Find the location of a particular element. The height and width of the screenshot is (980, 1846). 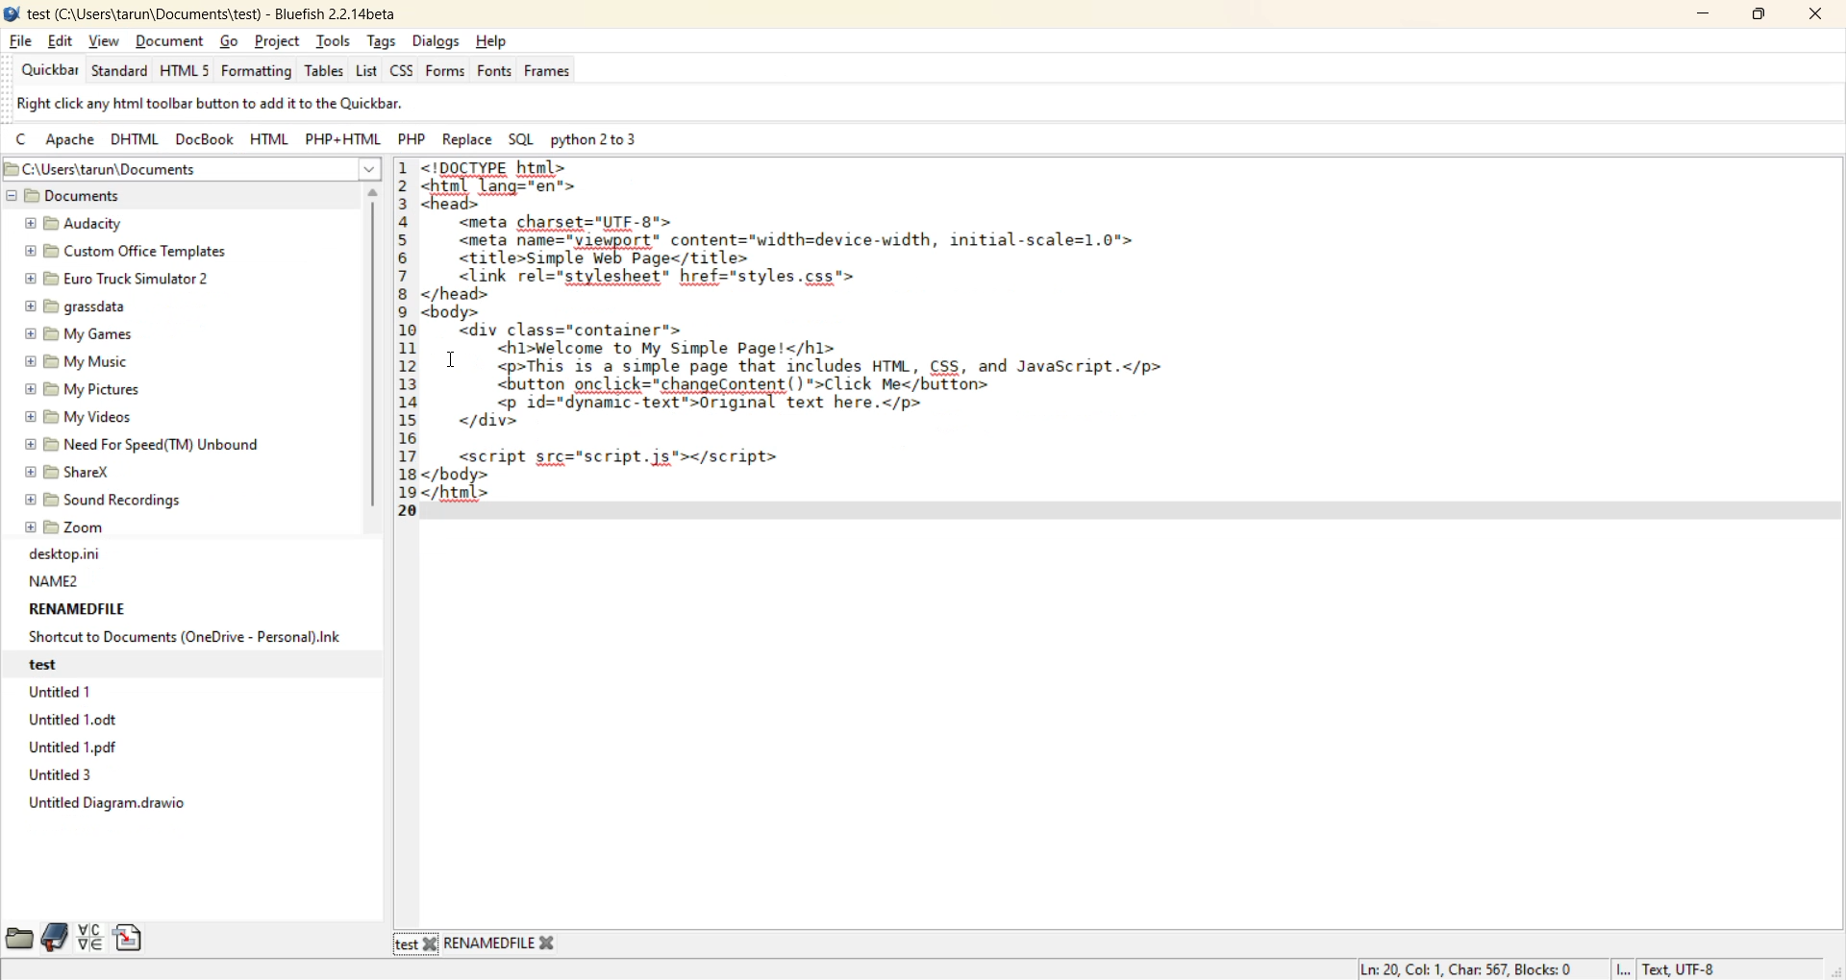

apache is located at coordinates (70, 138).